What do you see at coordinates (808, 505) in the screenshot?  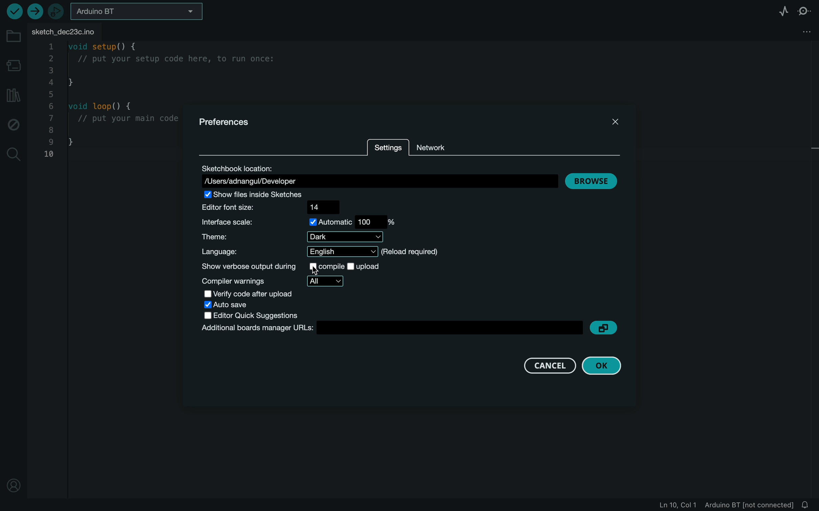 I see `notification` at bounding box center [808, 505].